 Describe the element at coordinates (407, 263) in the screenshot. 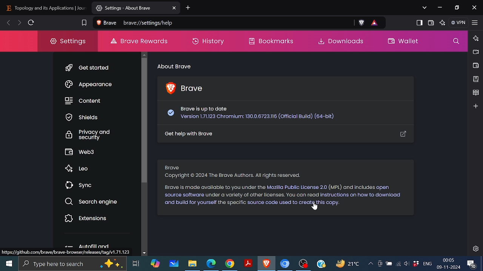

I see `Speakers` at that location.